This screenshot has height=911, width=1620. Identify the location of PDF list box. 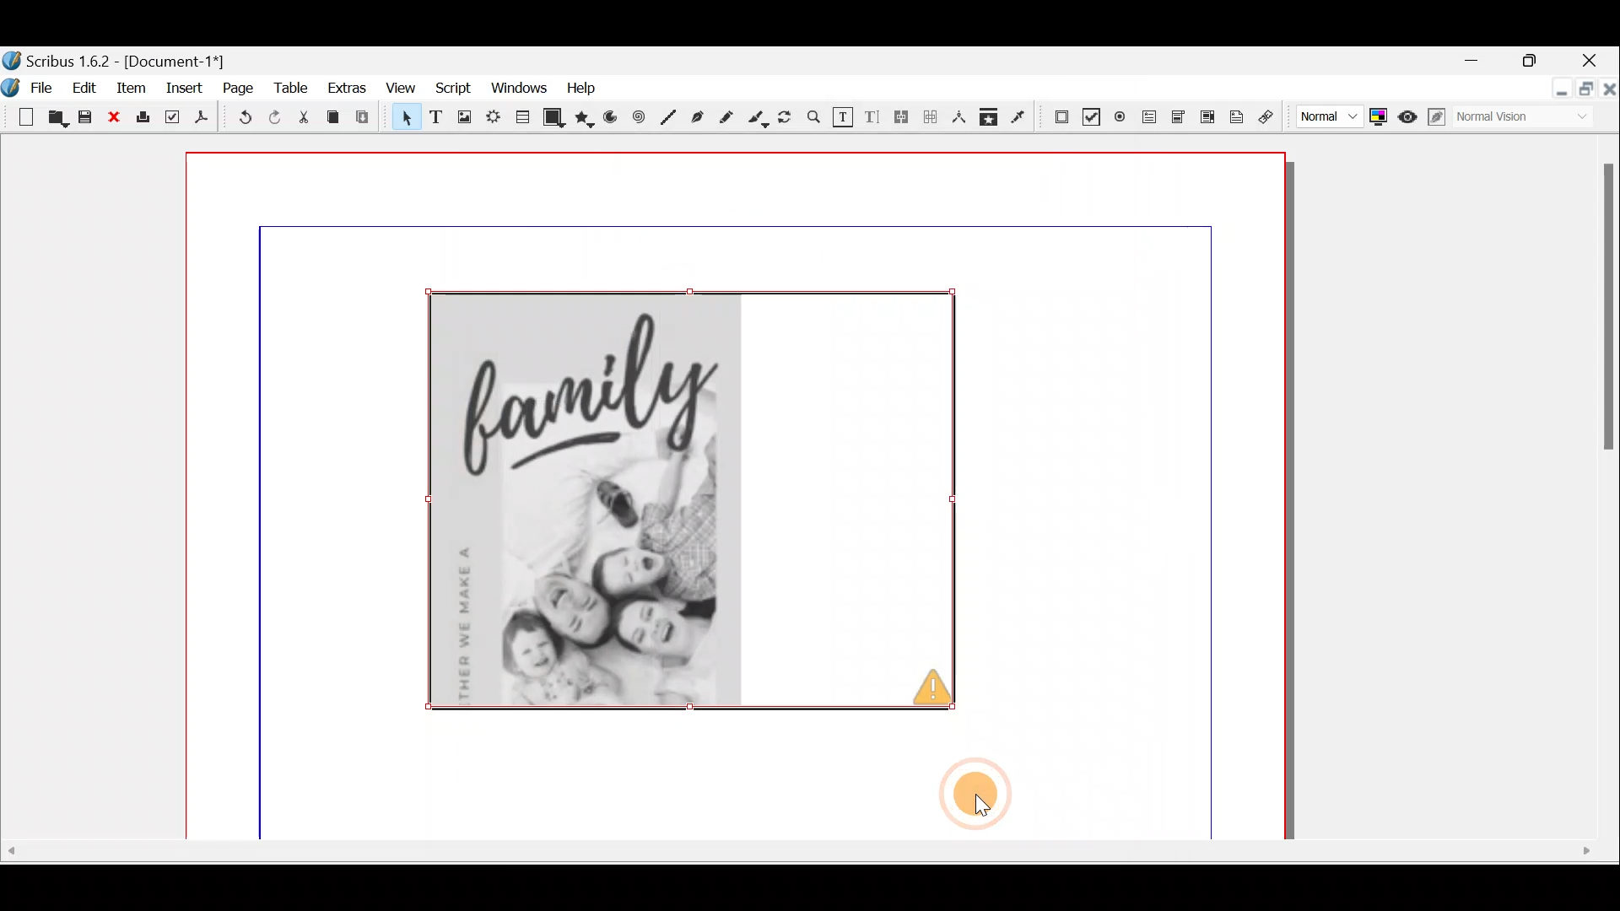
(1206, 121).